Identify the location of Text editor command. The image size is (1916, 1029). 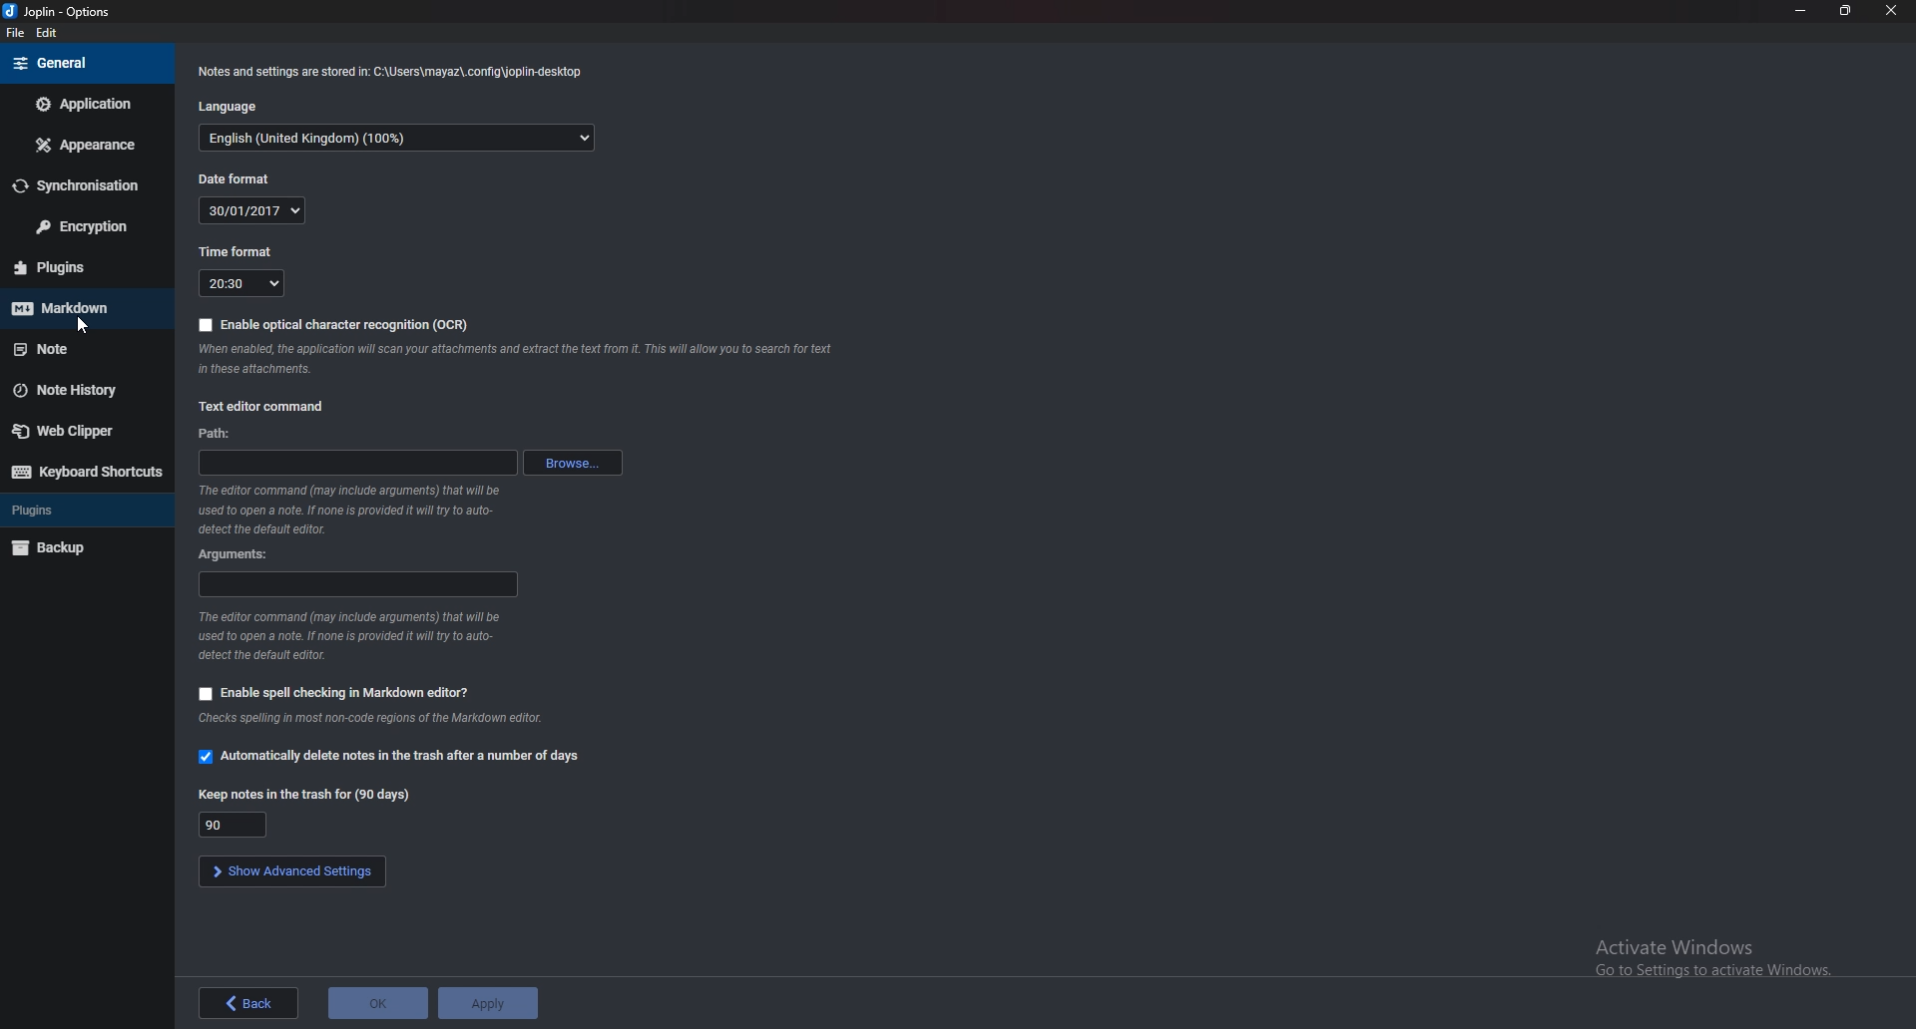
(265, 407).